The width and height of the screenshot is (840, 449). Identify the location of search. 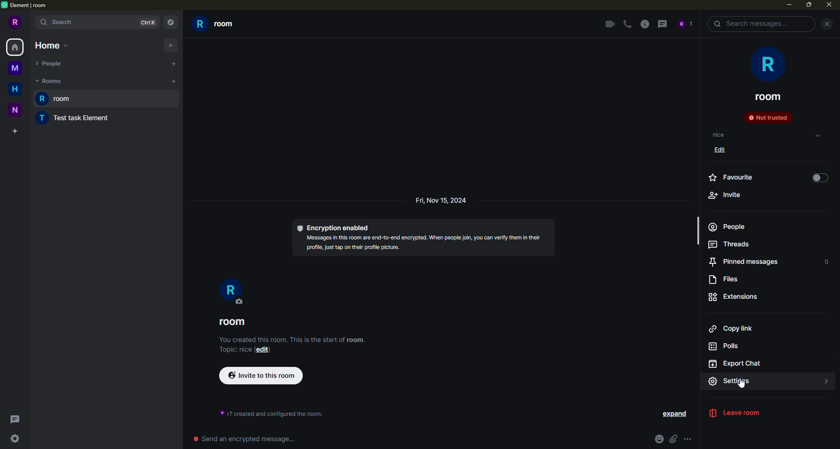
(751, 24).